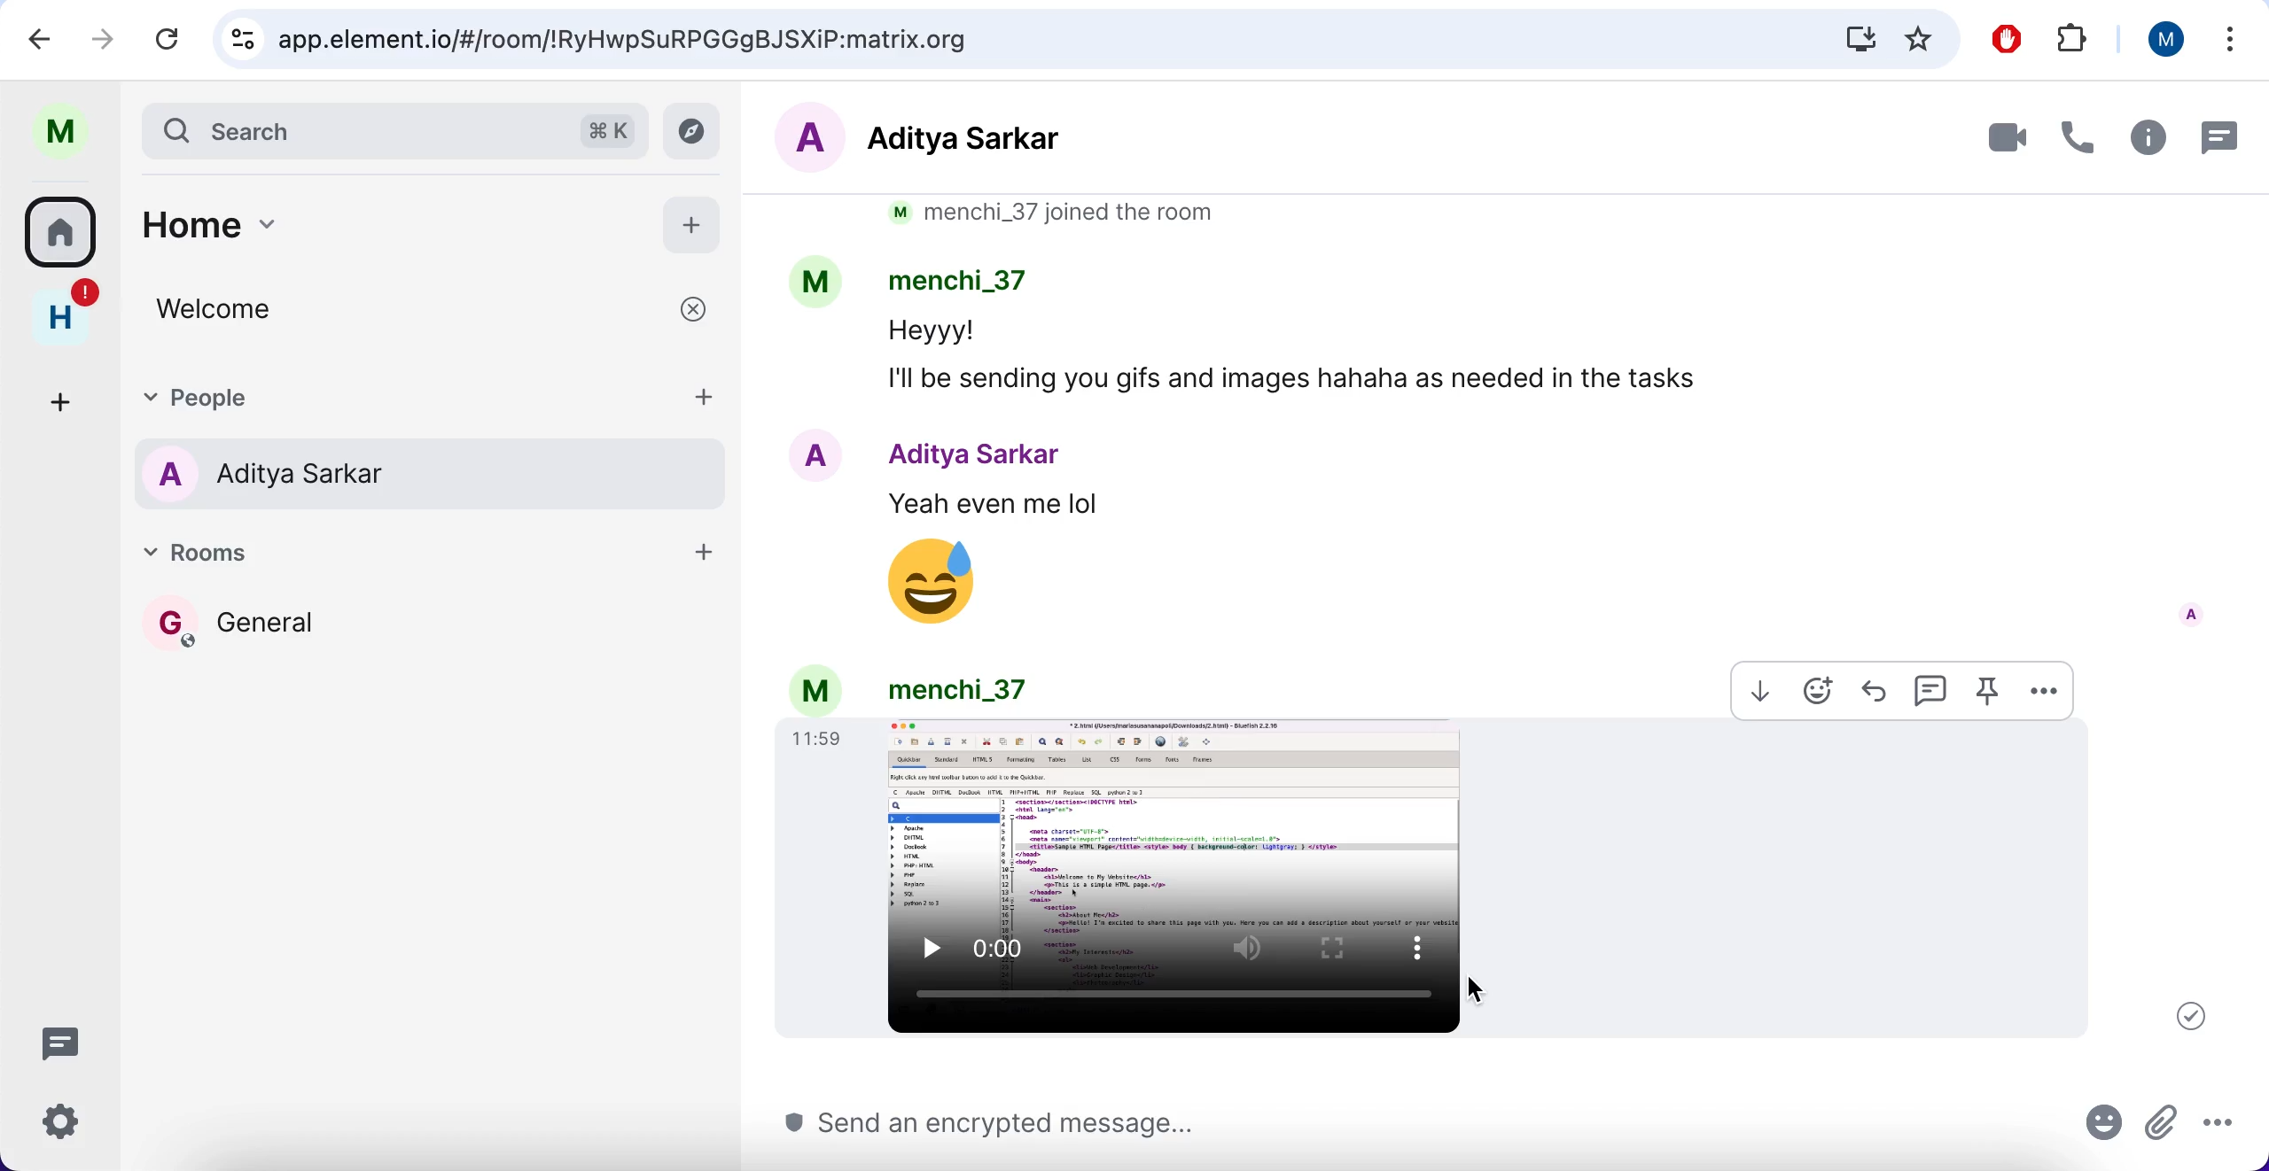 This screenshot has height=1171, width=2269. What do you see at coordinates (818, 686) in the screenshot?
I see `m` at bounding box center [818, 686].